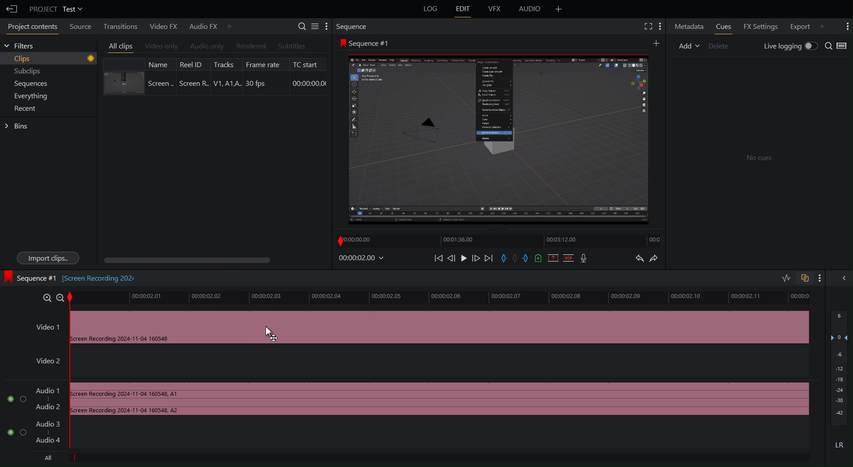  Describe the element at coordinates (558, 9) in the screenshot. I see `Add` at that location.